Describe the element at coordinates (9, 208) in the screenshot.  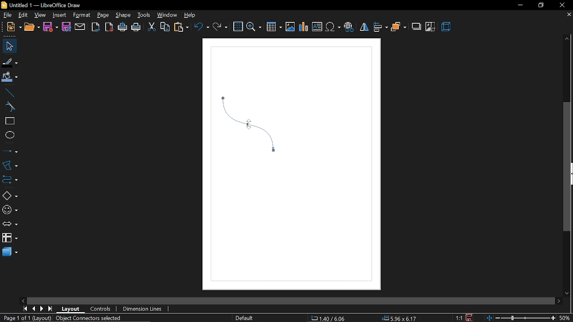
I see `symbol shapes` at that location.